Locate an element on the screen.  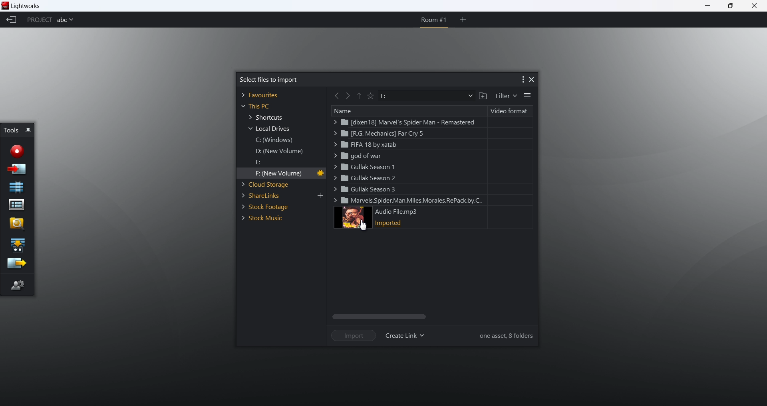
cloud storage is located at coordinates (268, 185).